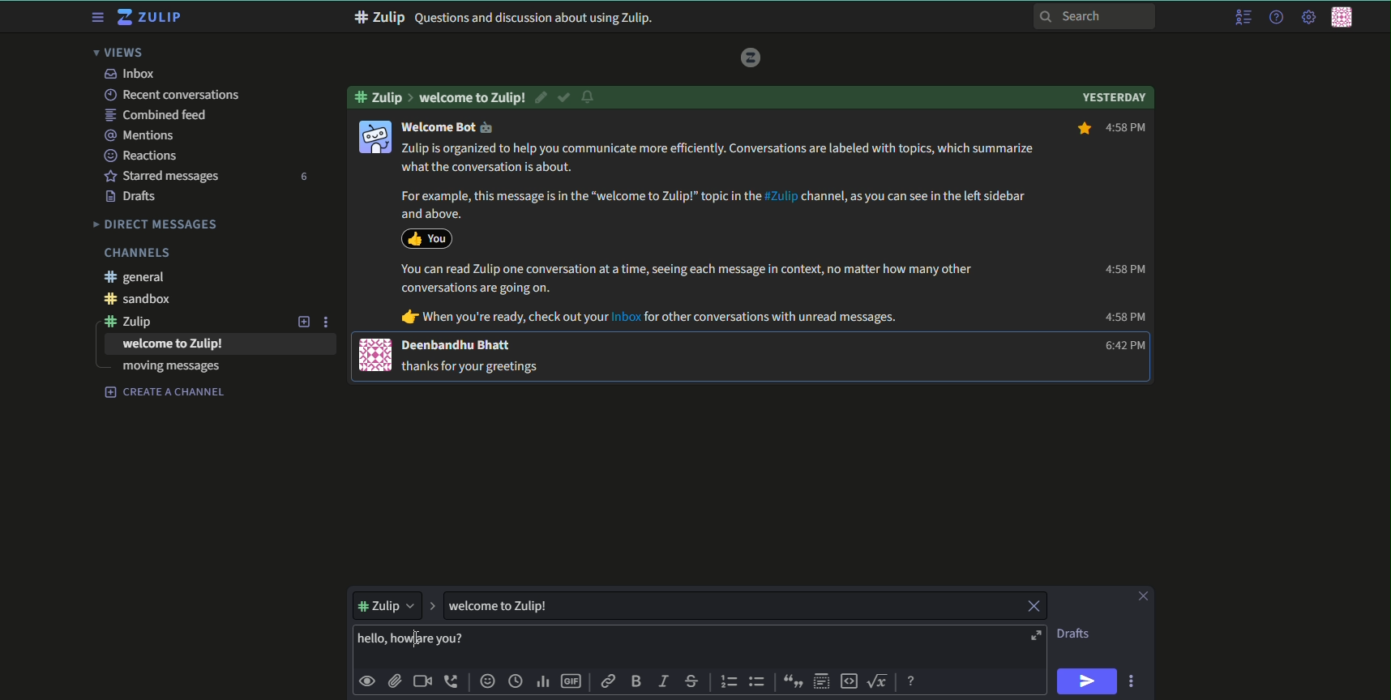 This screenshot has height=700, width=1391. What do you see at coordinates (386, 604) in the screenshot?
I see `#zulip` at bounding box center [386, 604].